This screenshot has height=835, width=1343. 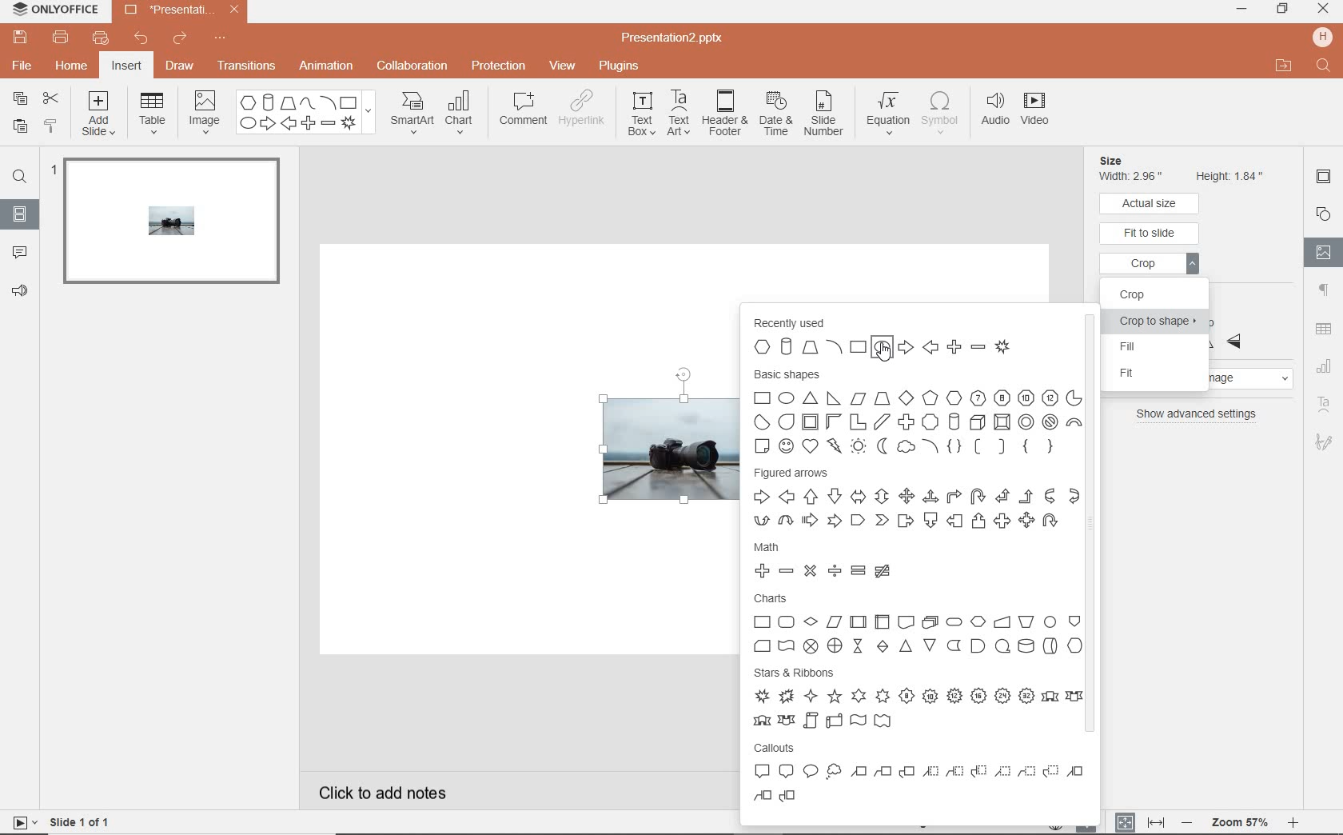 What do you see at coordinates (1325, 365) in the screenshot?
I see `chart` at bounding box center [1325, 365].